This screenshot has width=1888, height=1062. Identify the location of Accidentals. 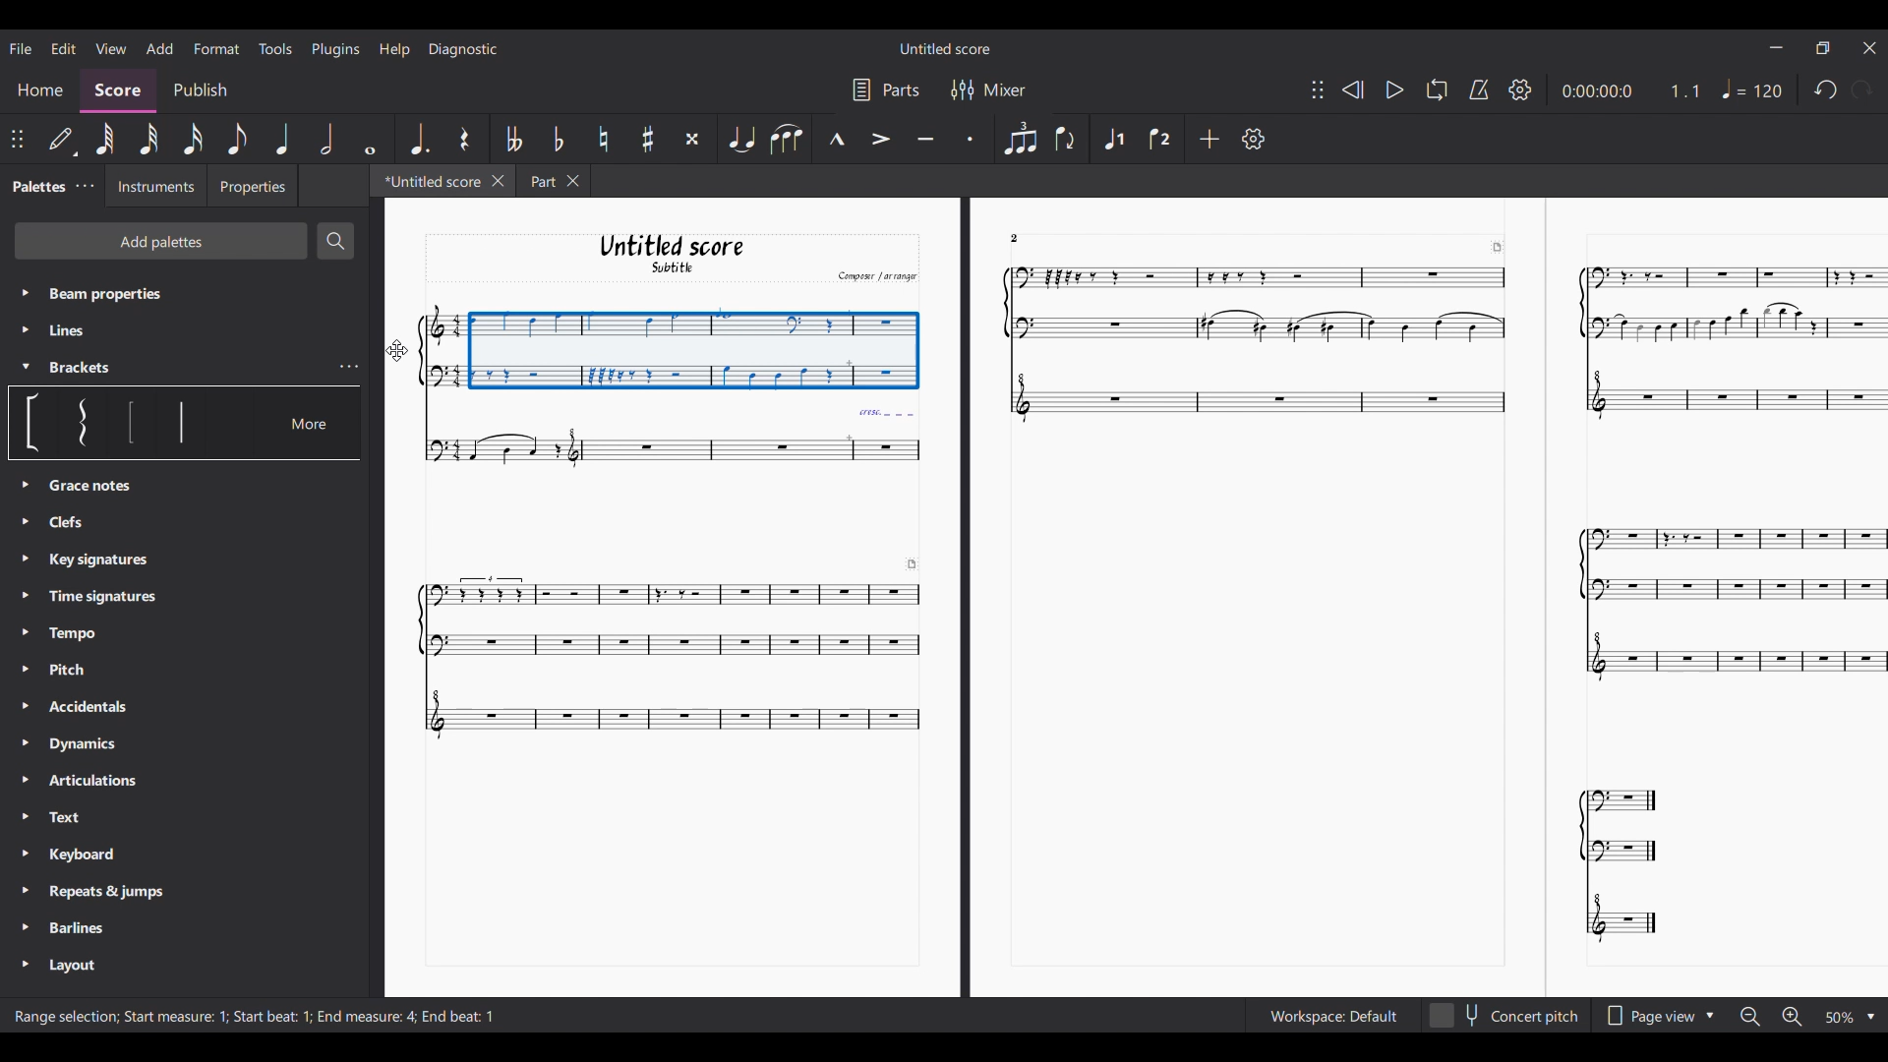
(86, 709).